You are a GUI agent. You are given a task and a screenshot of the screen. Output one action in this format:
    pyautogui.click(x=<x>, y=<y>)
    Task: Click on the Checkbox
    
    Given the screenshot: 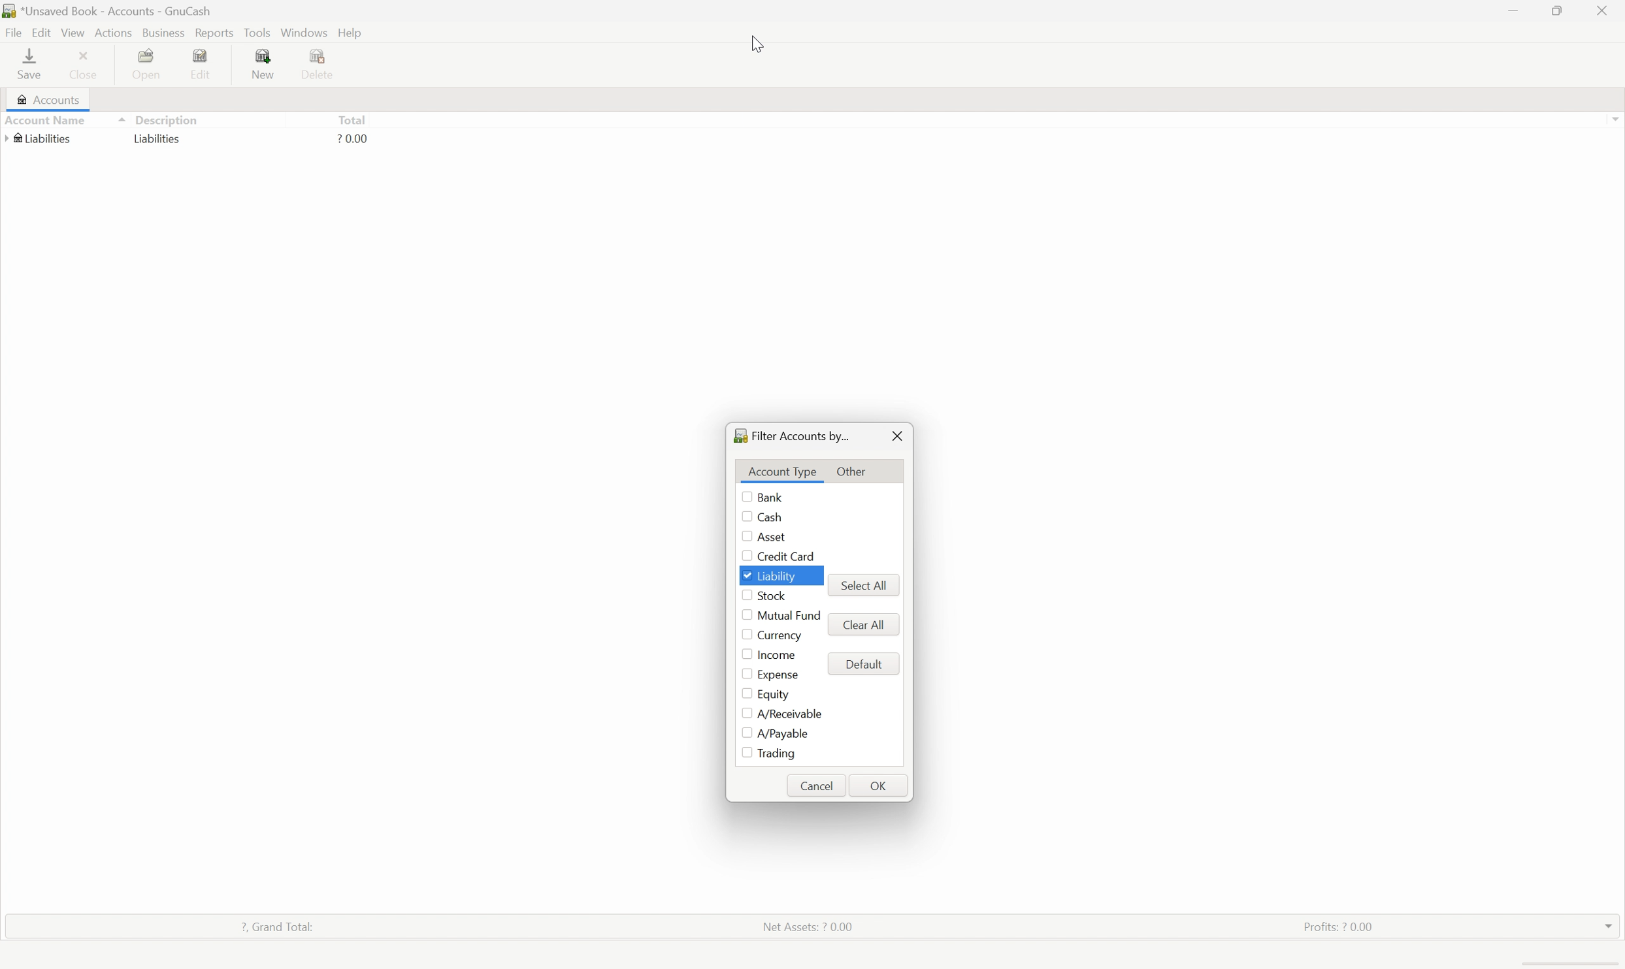 What is the action you would take?
    pyautogui.click(x=745, y=614)
    